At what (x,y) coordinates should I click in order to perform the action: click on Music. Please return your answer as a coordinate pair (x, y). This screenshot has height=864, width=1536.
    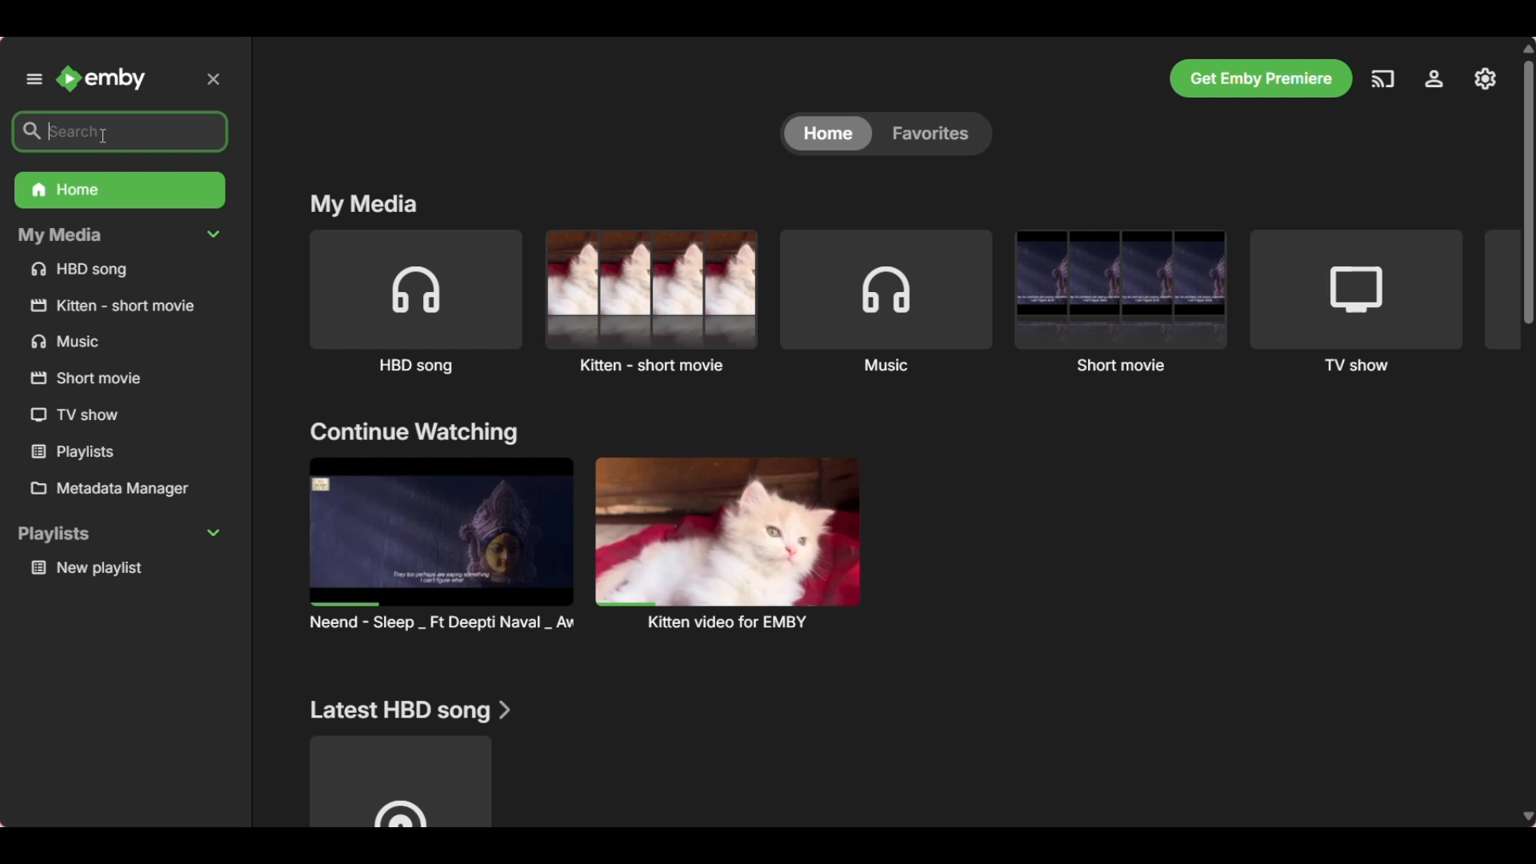
    Looking at the image, I should click on (887, 300).